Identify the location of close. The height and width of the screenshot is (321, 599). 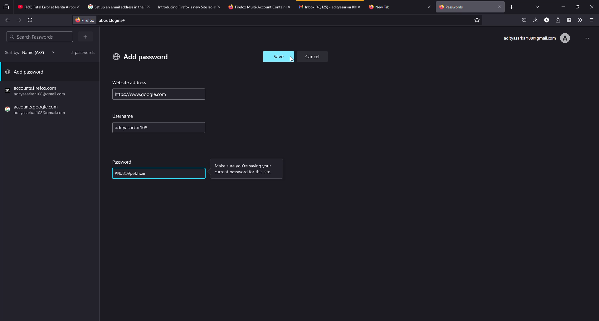
(220, 7).